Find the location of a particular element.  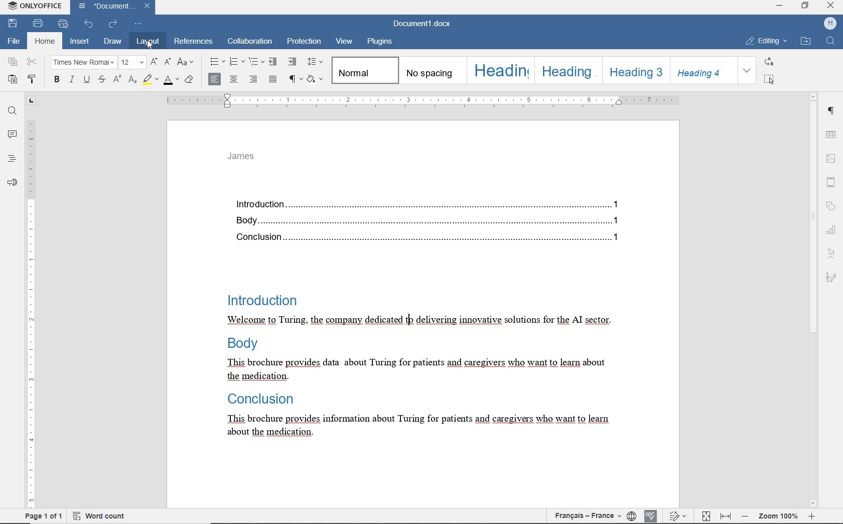

customize quick access toolbar is located at coordinates (138, 24).